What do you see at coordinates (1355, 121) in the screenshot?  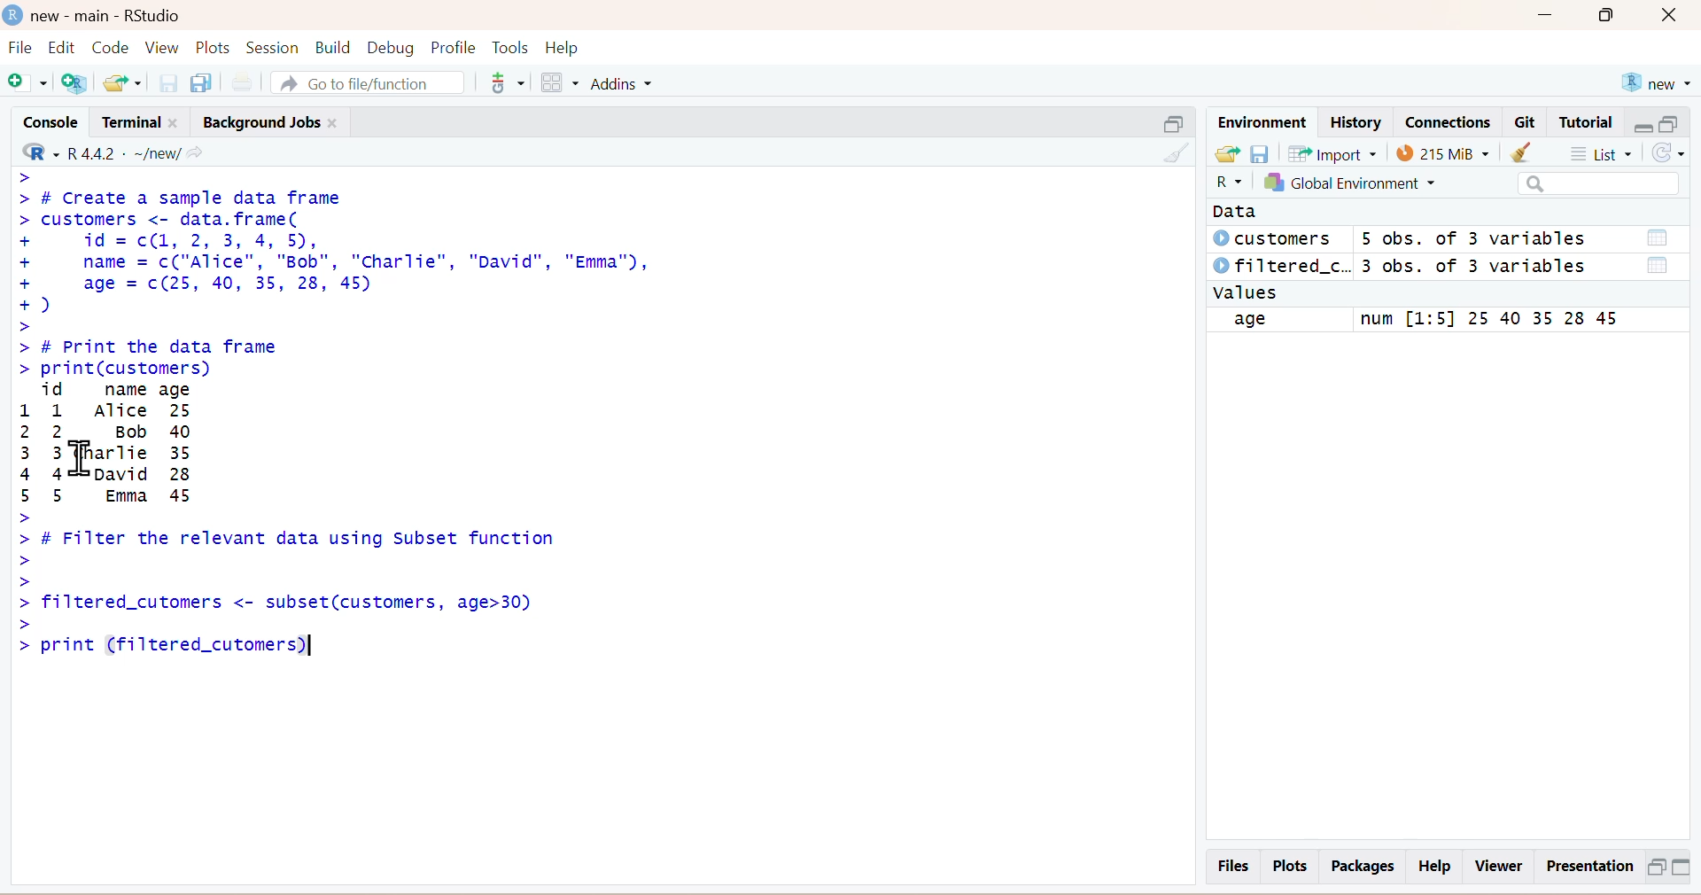 I see `History` at bounding box center [1355, 121].